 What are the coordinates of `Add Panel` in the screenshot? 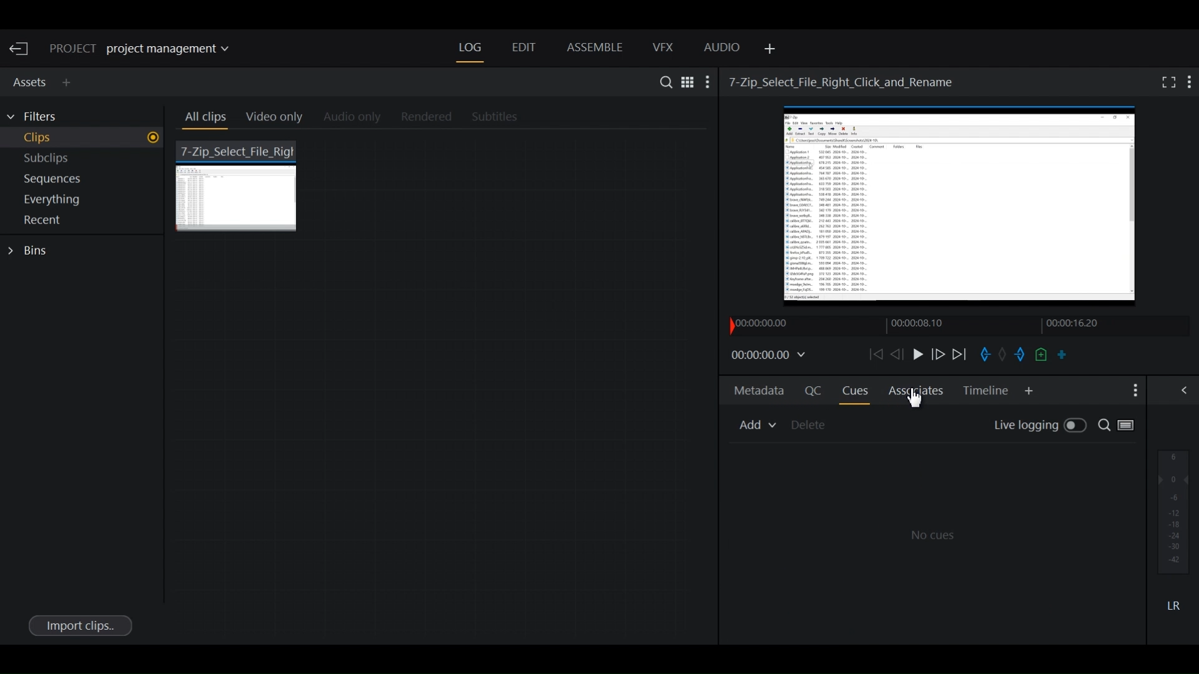 It's located at (767, 49).